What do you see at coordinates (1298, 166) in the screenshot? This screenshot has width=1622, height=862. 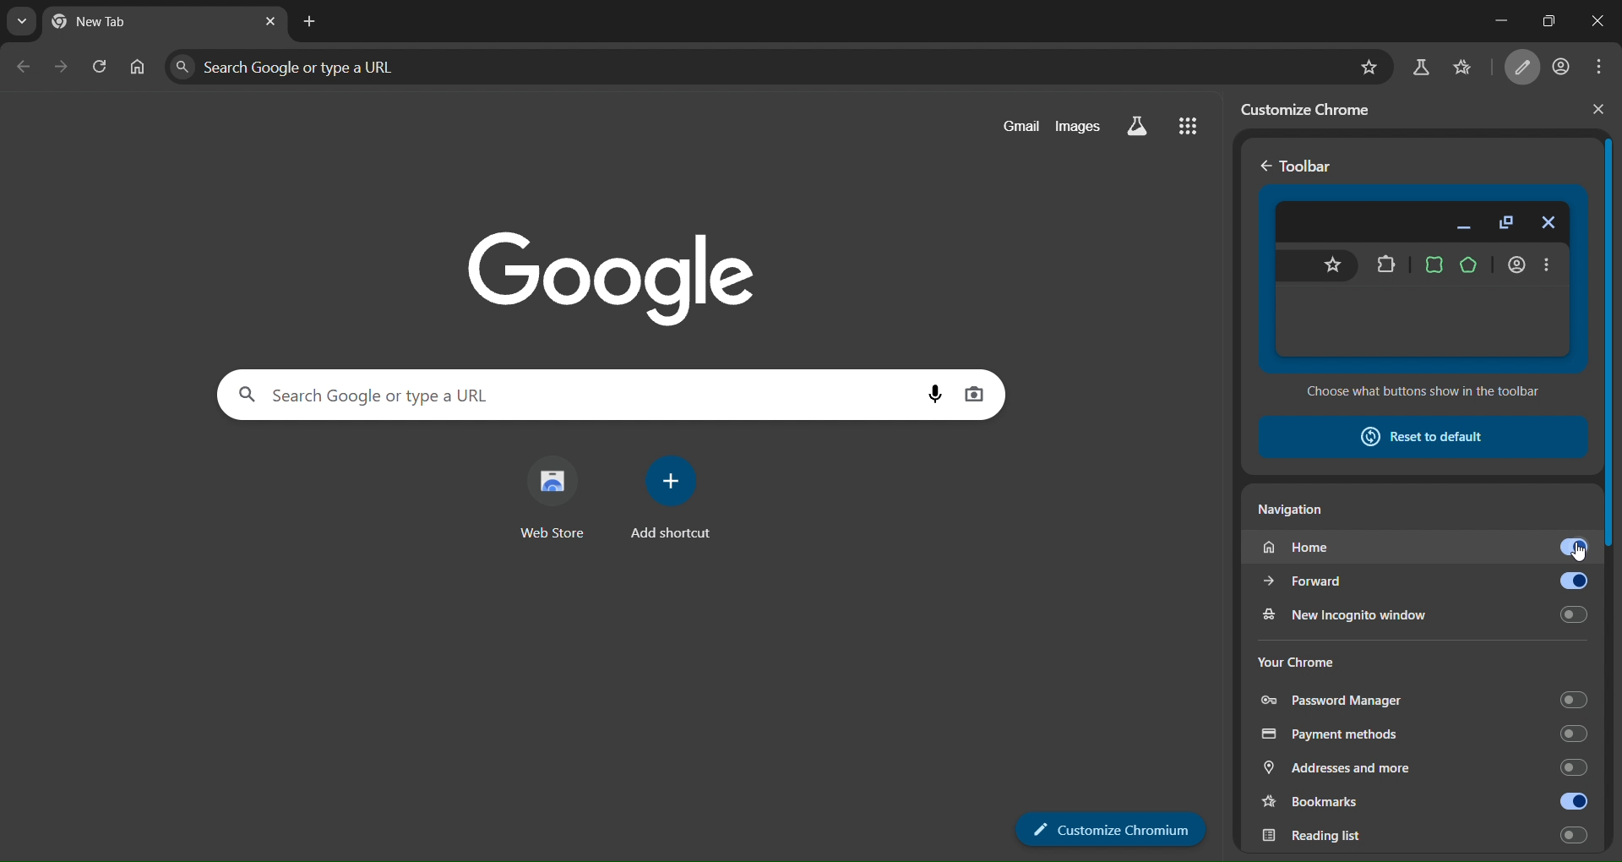 I see ` Toolbar` at bounding box center [1298, 166].